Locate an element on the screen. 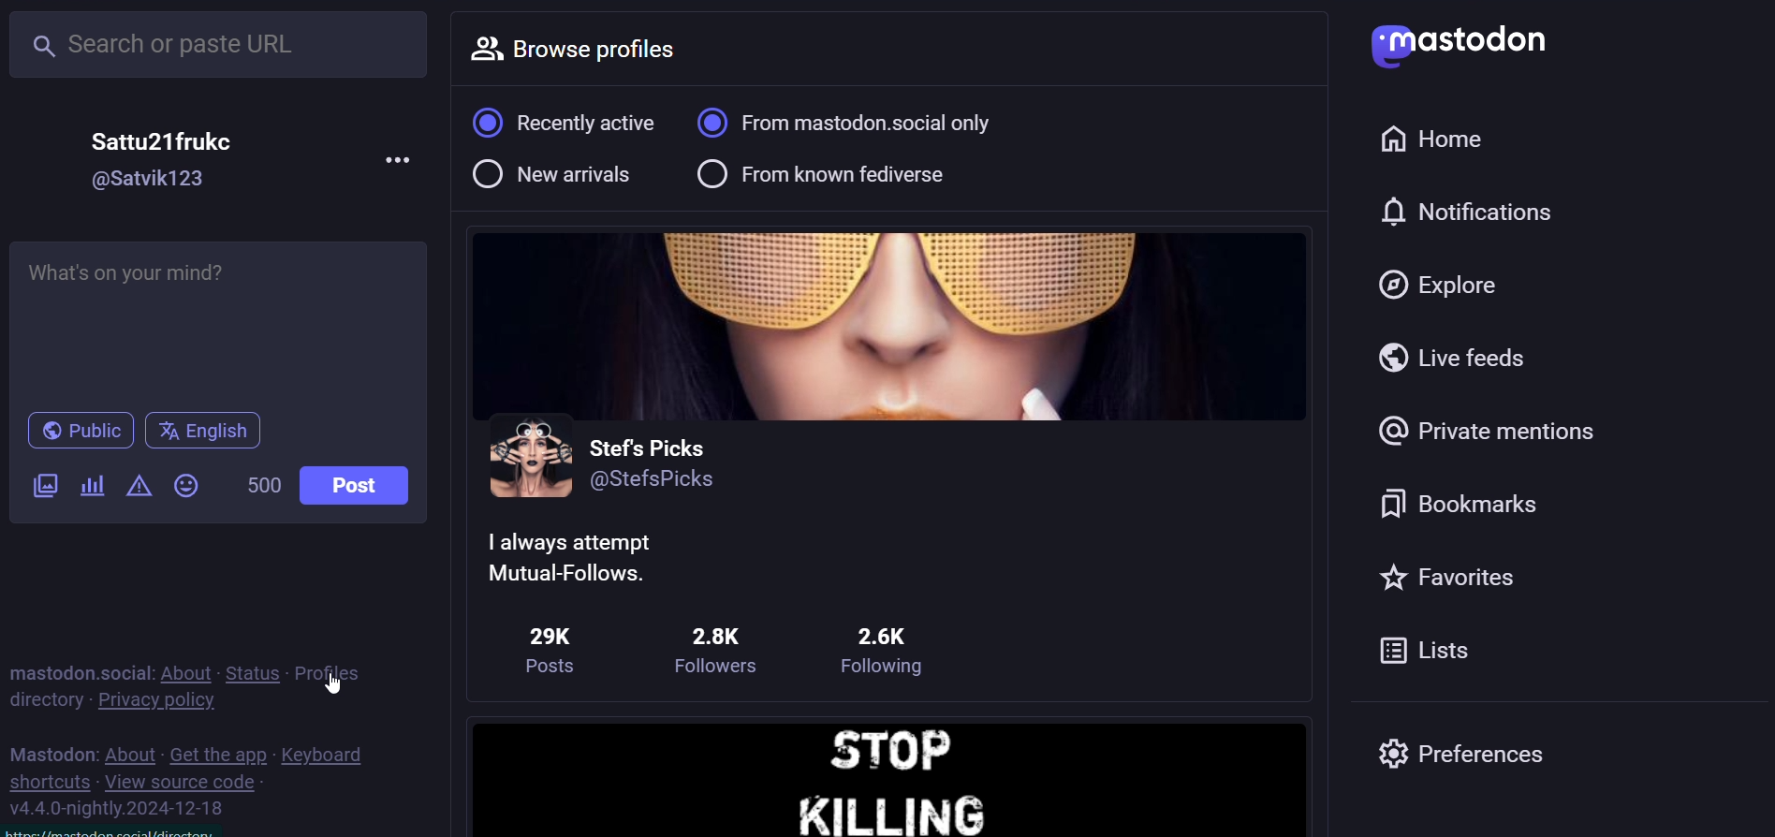 This screenshot has height=837, width=1775. view source code is located at coordinates (185, 782).